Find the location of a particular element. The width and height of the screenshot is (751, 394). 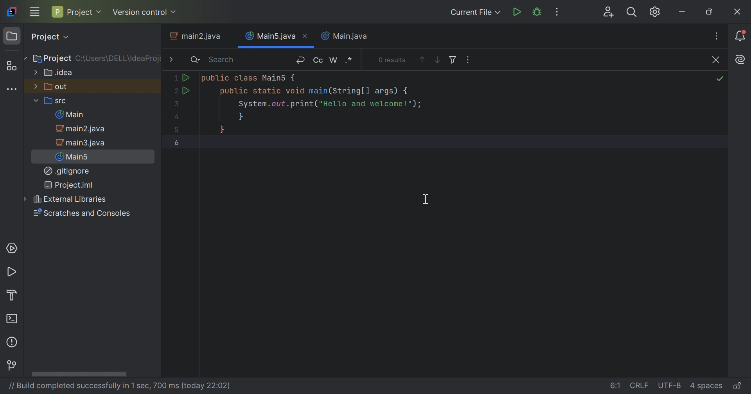

Project.iml is located at coordinates (68, 185).